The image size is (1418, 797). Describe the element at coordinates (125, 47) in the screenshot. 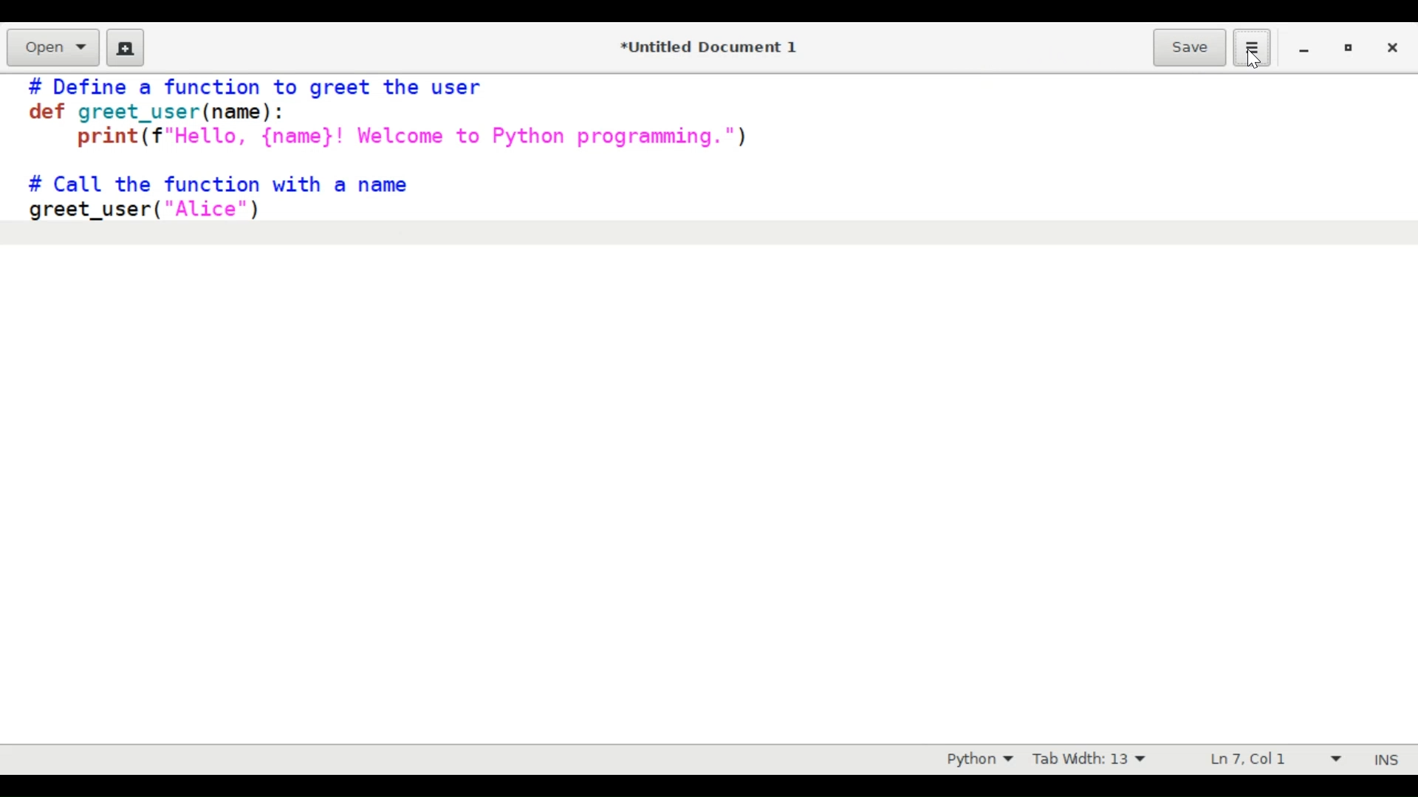

I see `Create new document` at that location.